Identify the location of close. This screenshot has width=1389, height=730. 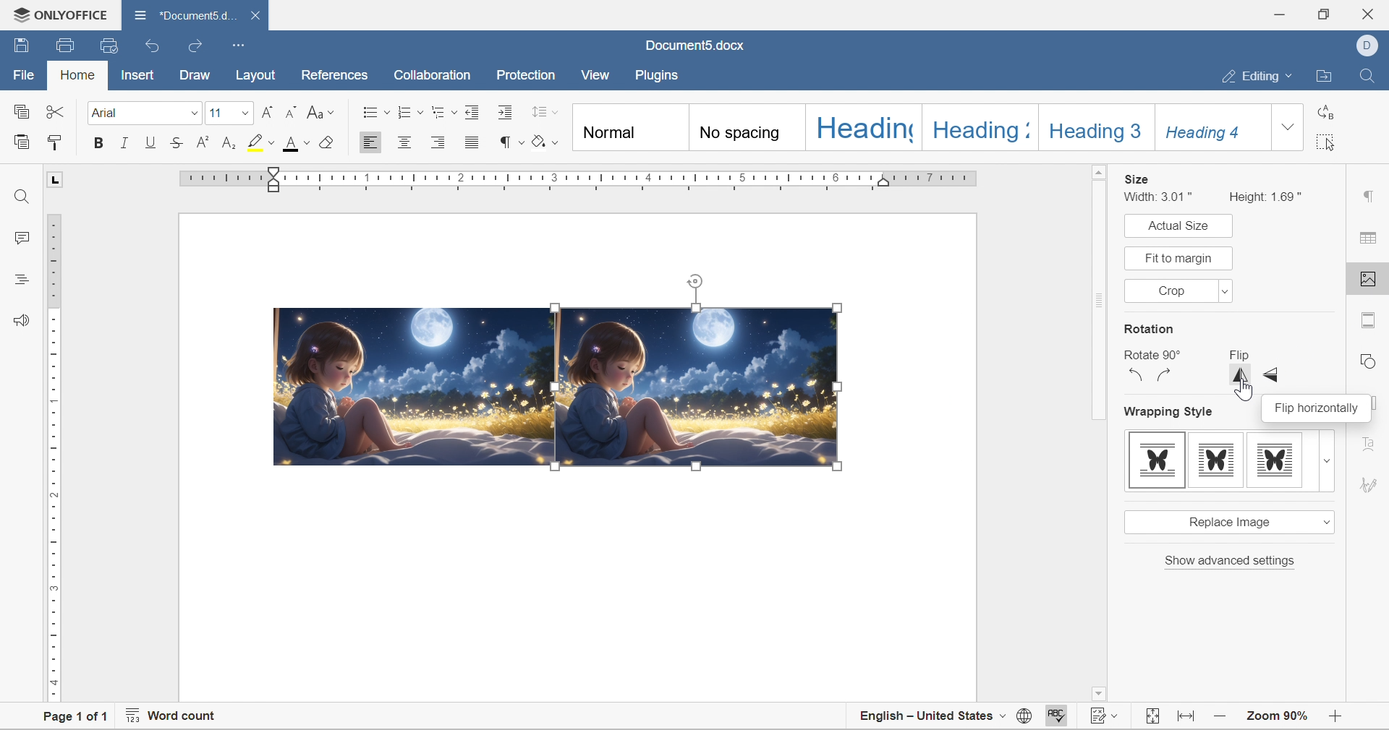
(254, 16).